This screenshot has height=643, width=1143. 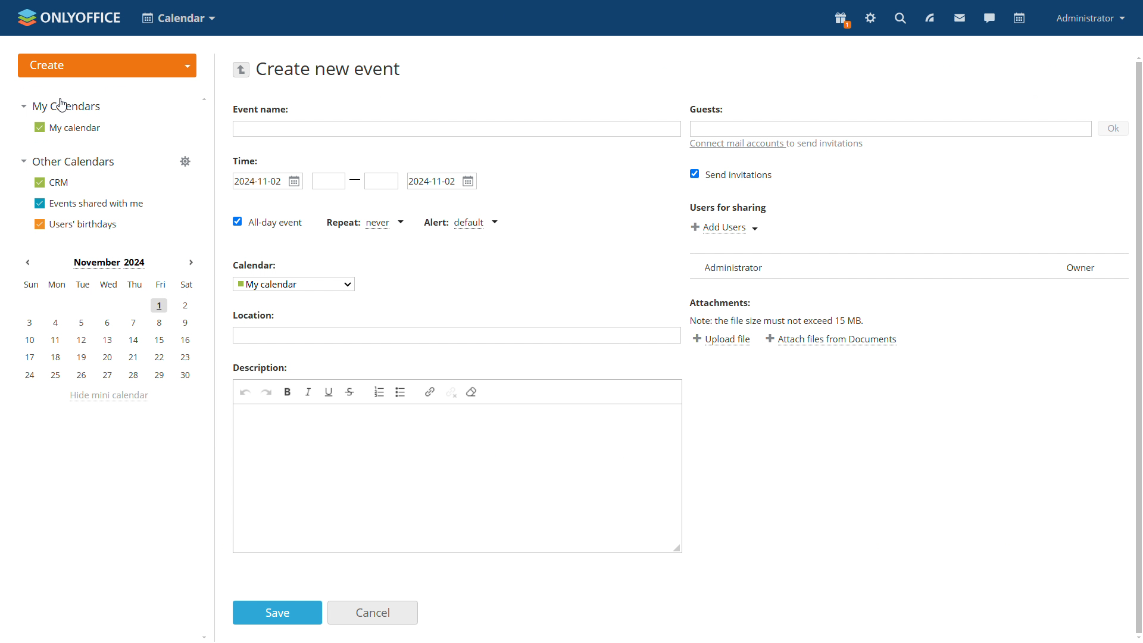 I want to click on event repetition, so click(x=364, y=223).